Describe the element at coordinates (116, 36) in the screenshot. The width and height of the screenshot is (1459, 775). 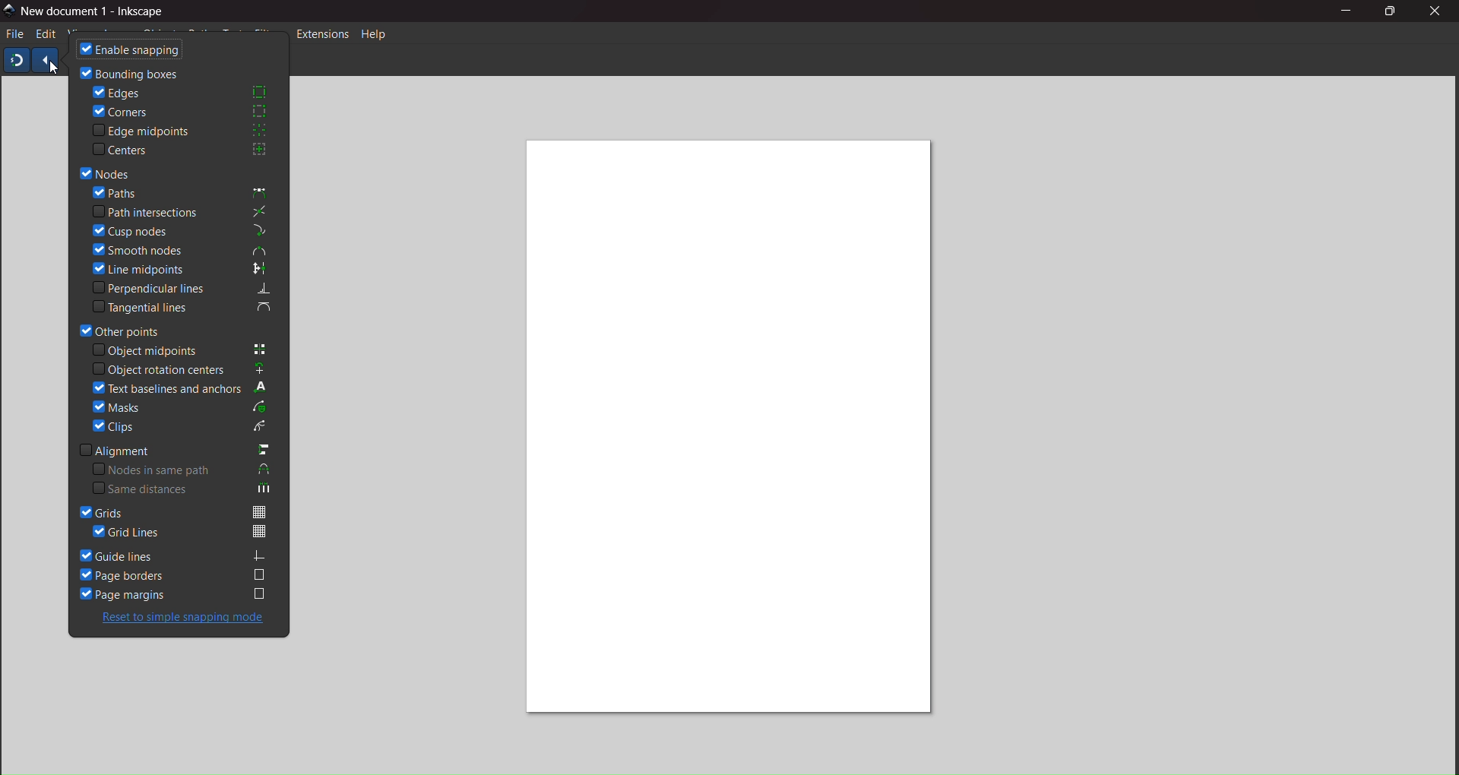
I see `layer` at that location.